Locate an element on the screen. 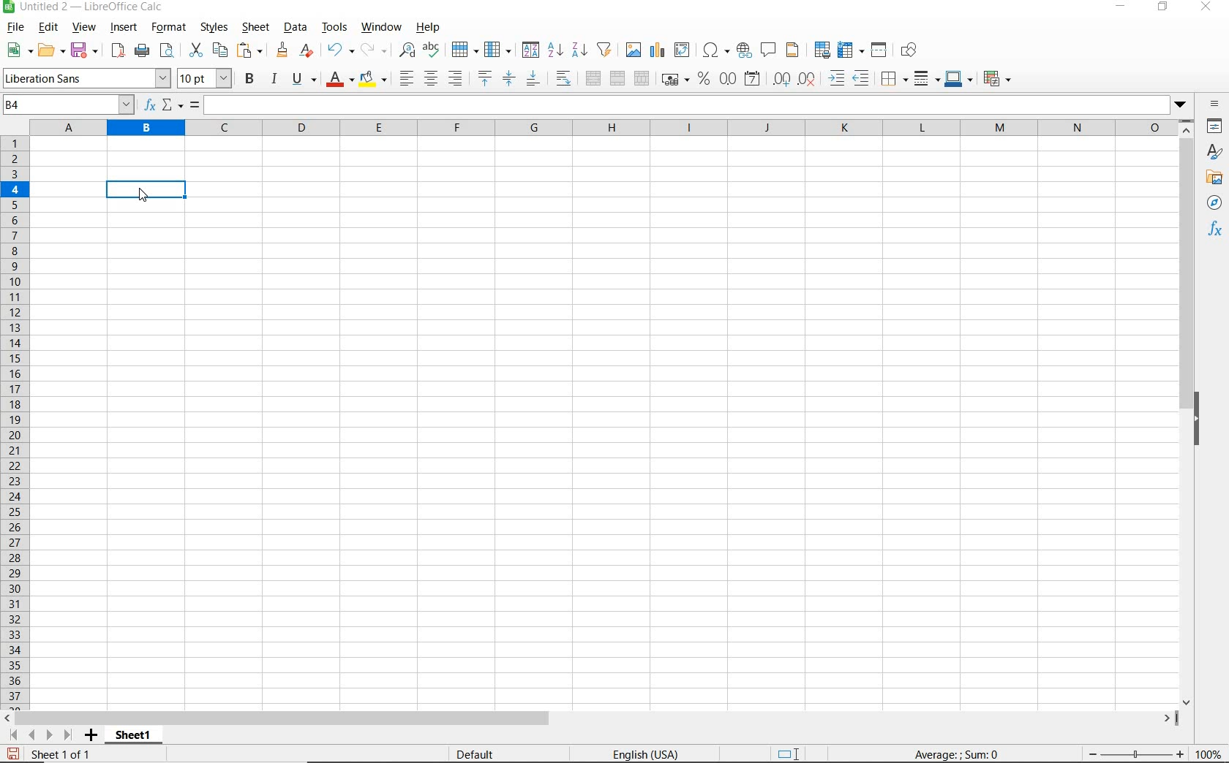 The width and height of the screenshot is (1229, 763). freeze rows and columns is located at coordinates (851, 50).